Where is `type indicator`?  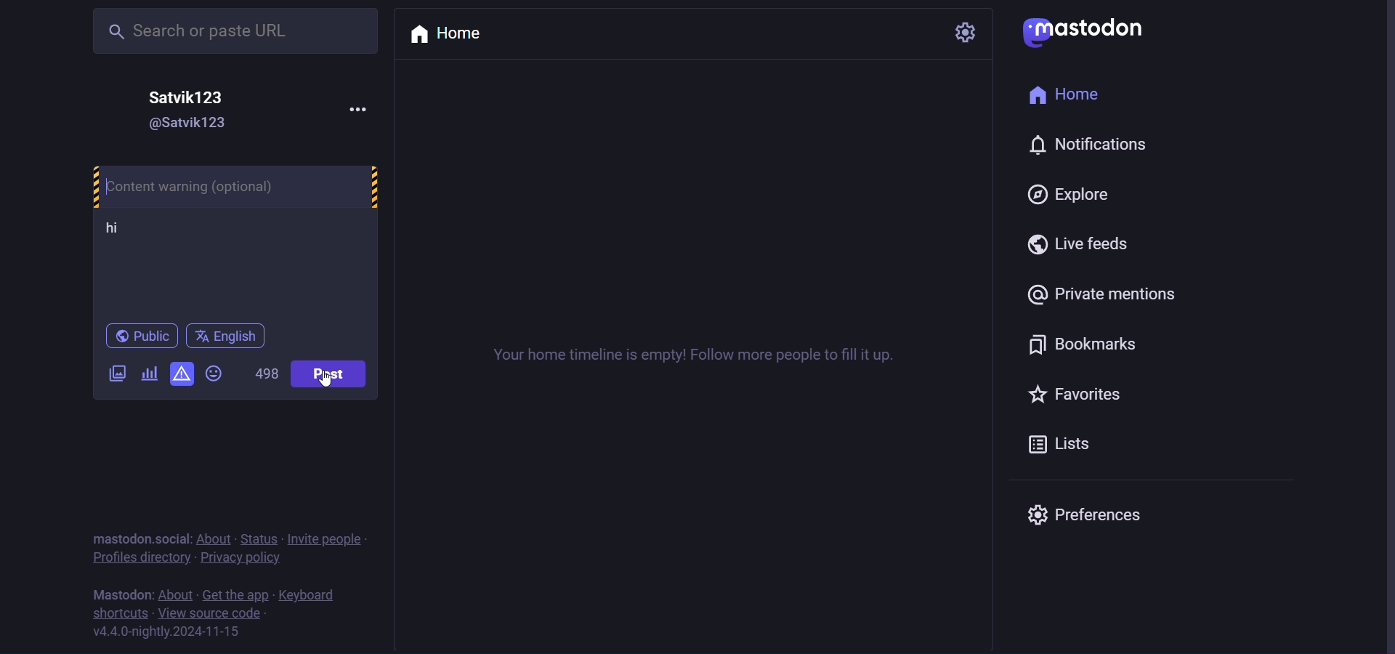
type indicator is located at coordinates (129, 231).